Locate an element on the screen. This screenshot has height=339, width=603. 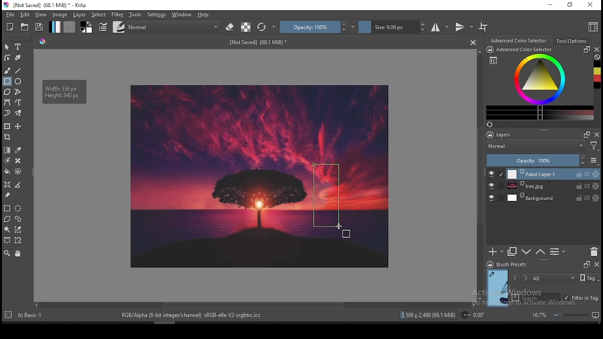
horizontal mirror tool is located at coordinates (440, 27).